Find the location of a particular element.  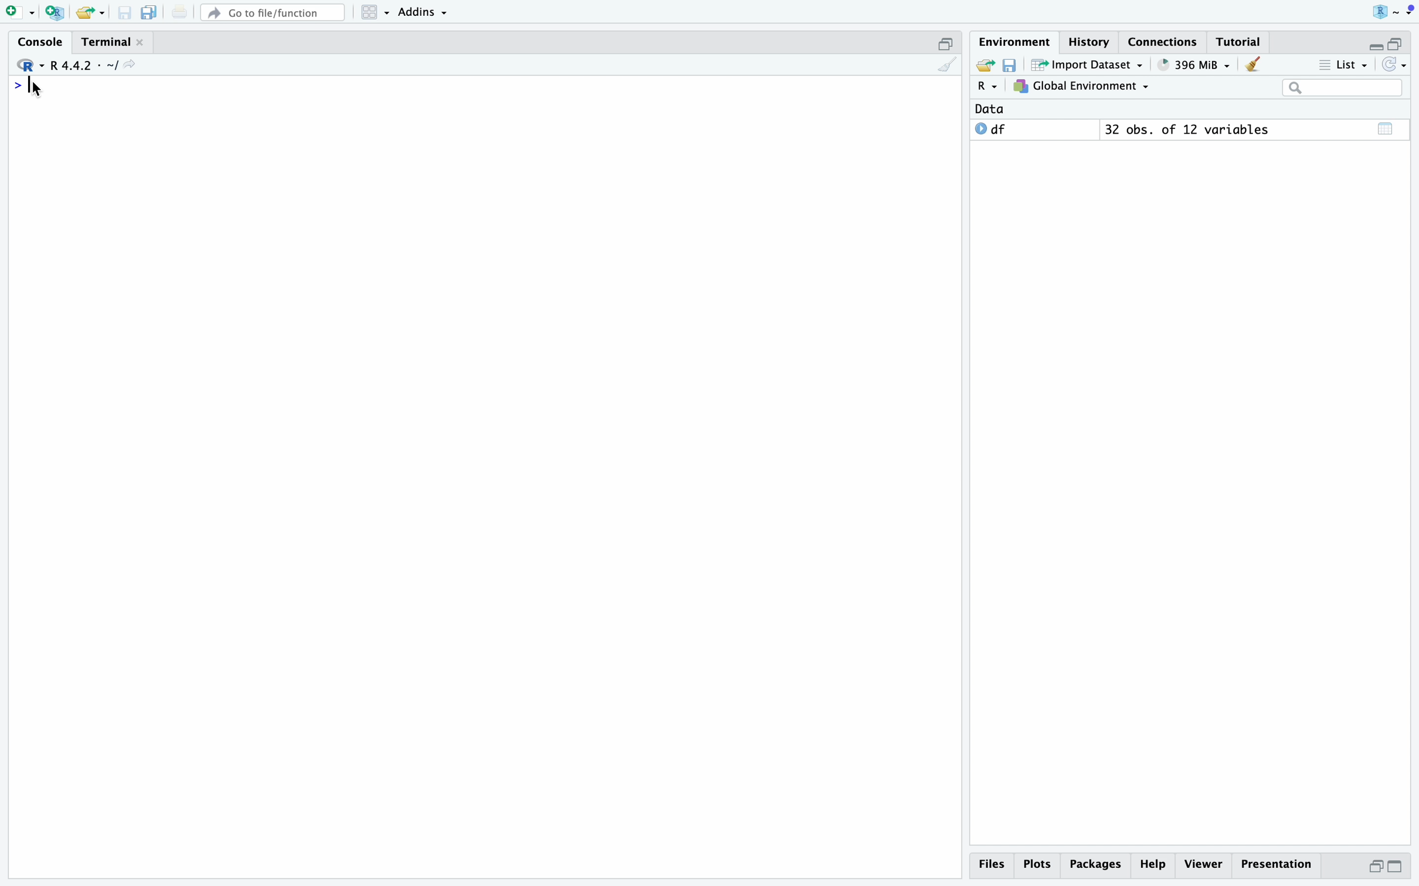

open in separate window is located at coordinates (1396, 43).